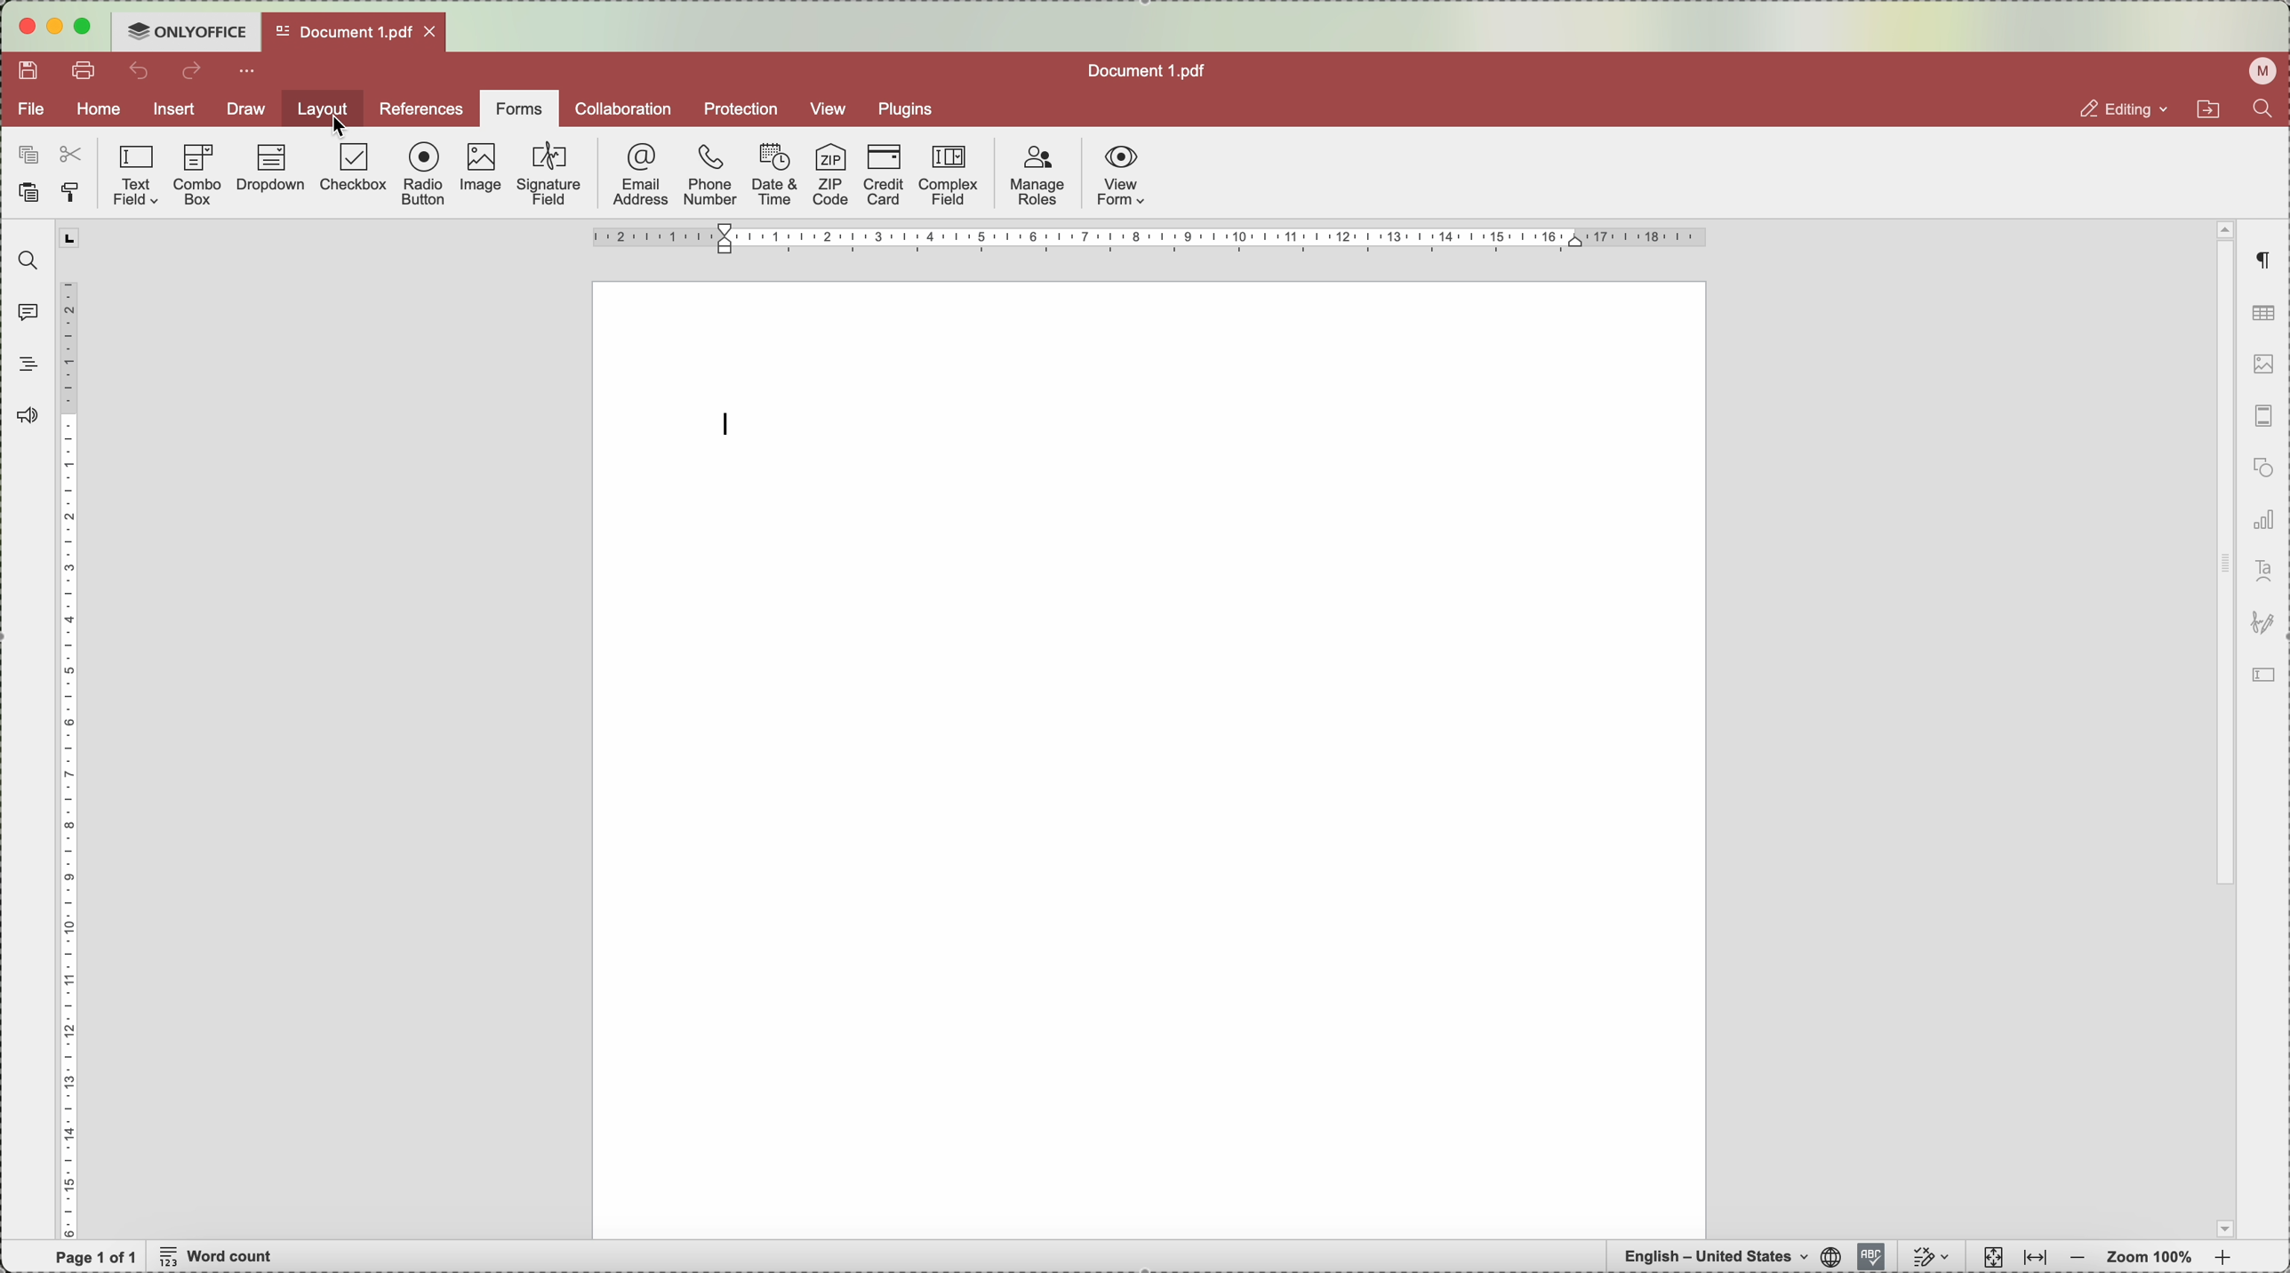 This screenshot has height=1273, width=2290. Describe the element at coordinates (174, 112) in the screenshot. I see `insert` at that location.